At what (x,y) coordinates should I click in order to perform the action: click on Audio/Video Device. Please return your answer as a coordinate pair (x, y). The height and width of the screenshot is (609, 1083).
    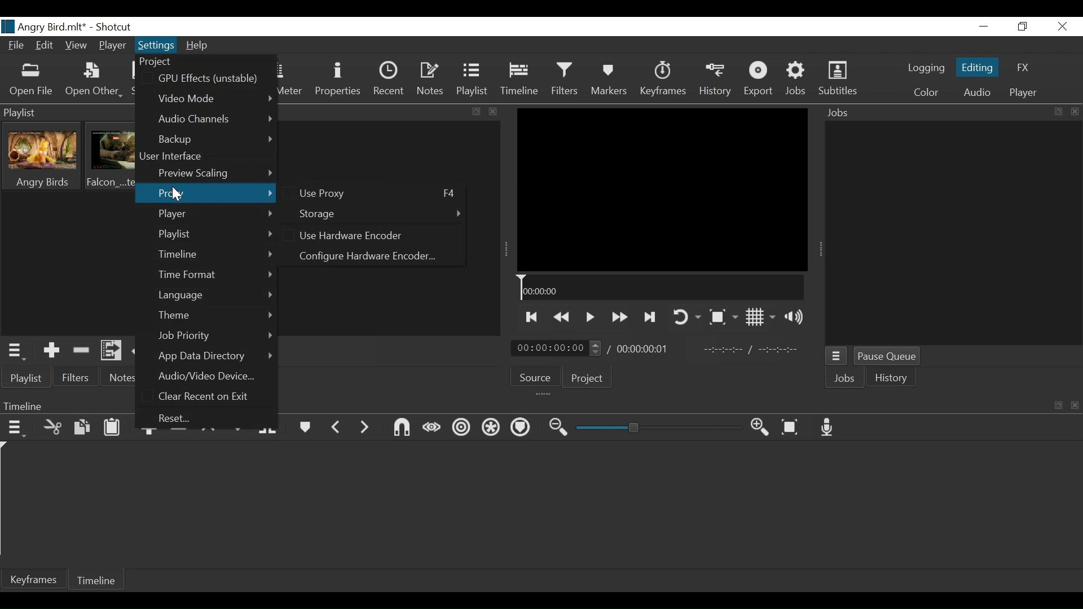
    Looking at the image, I should click on (213, 376).